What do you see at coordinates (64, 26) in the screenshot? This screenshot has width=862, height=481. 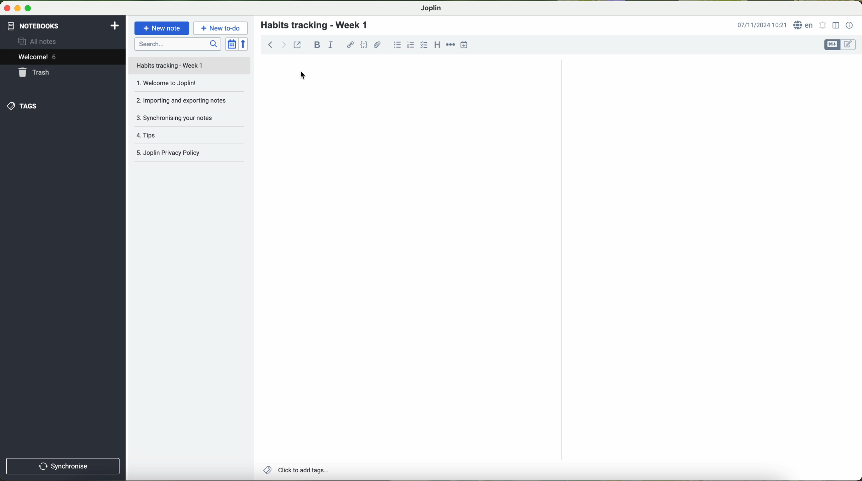 I see `notebooks tab` at bounding box center [64, 26].